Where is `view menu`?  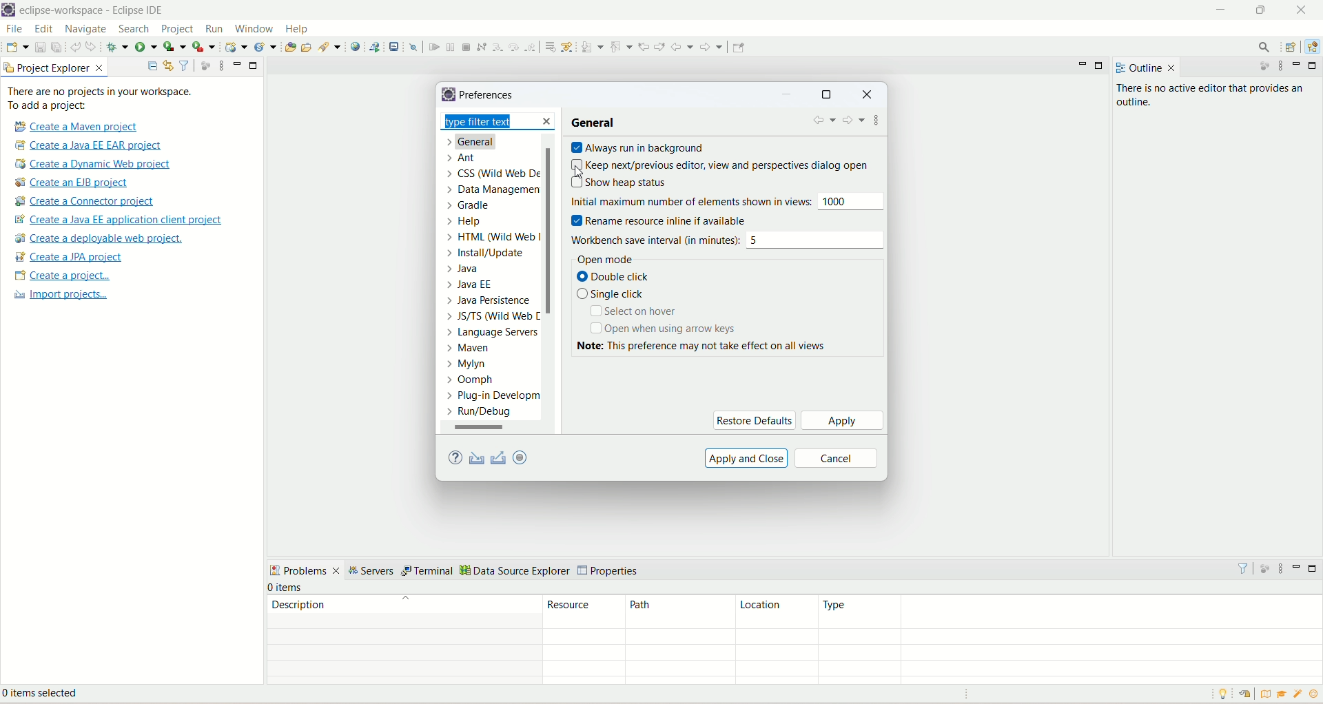 view menu is located at coordinates (1280, 568).